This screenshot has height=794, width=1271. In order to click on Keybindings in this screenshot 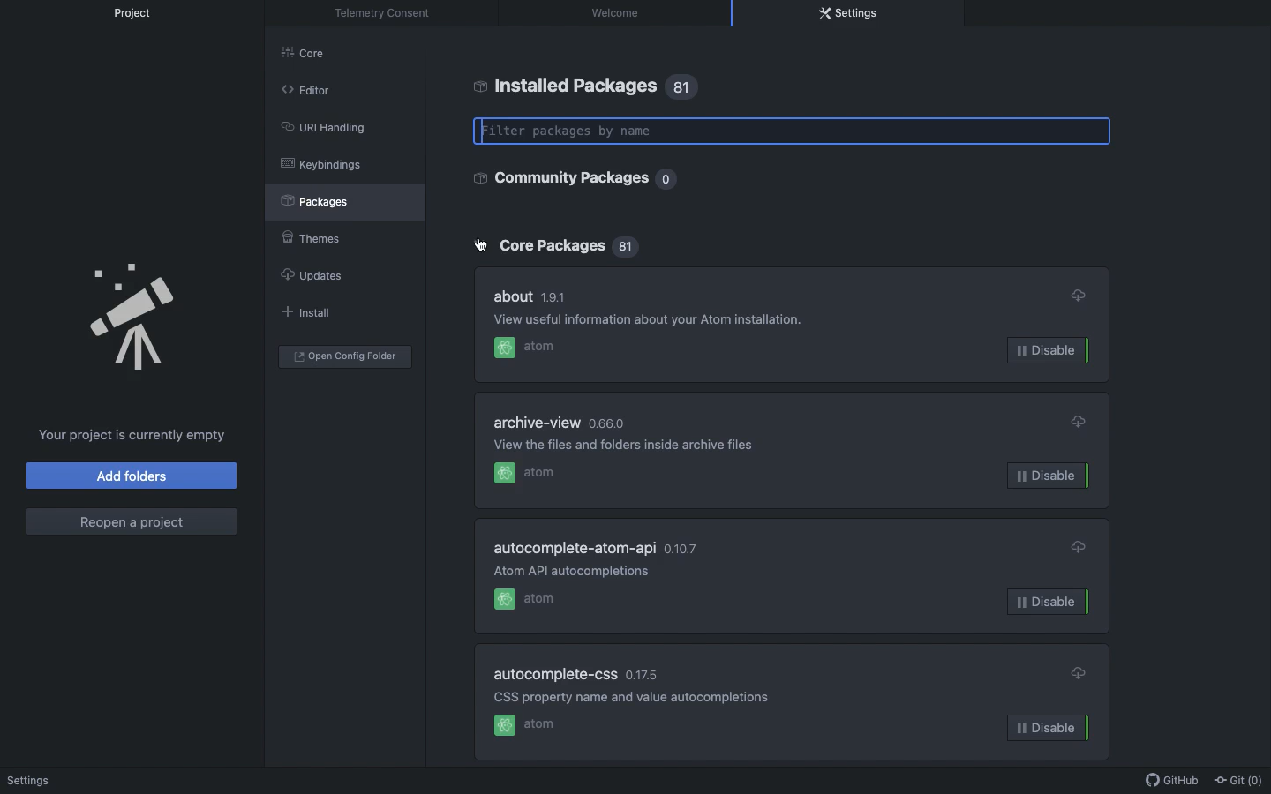, I will do `click(321, 164)`.